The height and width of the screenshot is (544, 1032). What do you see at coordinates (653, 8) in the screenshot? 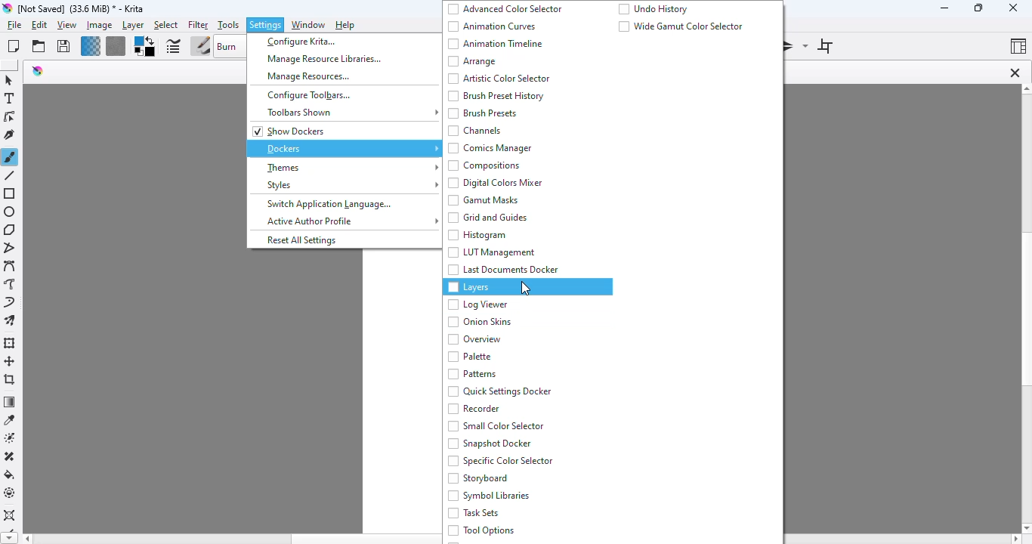
I see `undo history` at bounding box center [653, 8].